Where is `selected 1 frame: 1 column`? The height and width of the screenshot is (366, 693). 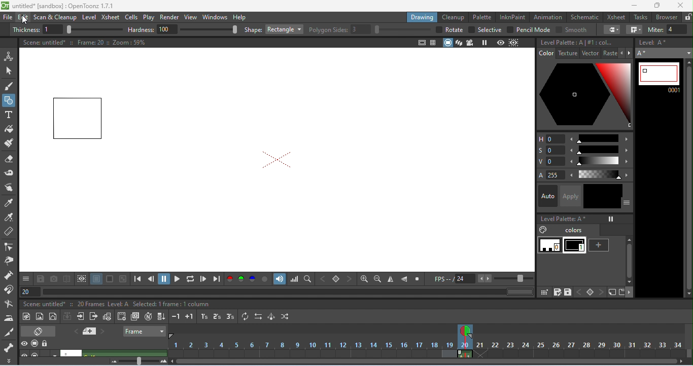 selected 1 frame: 1 column is located at coordinates (172, 304).